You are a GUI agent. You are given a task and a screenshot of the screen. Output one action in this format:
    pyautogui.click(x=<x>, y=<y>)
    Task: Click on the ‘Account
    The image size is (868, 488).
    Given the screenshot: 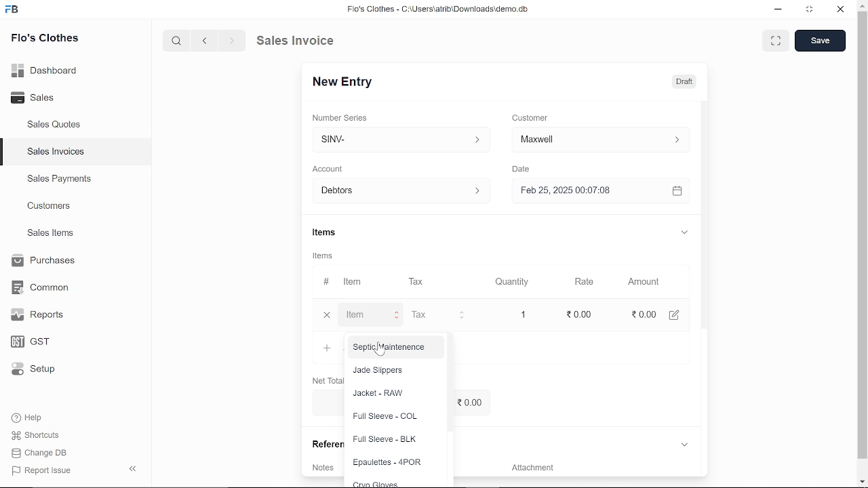 What is the action you would take?
    pyautogui.click(x=333, y=168)
    